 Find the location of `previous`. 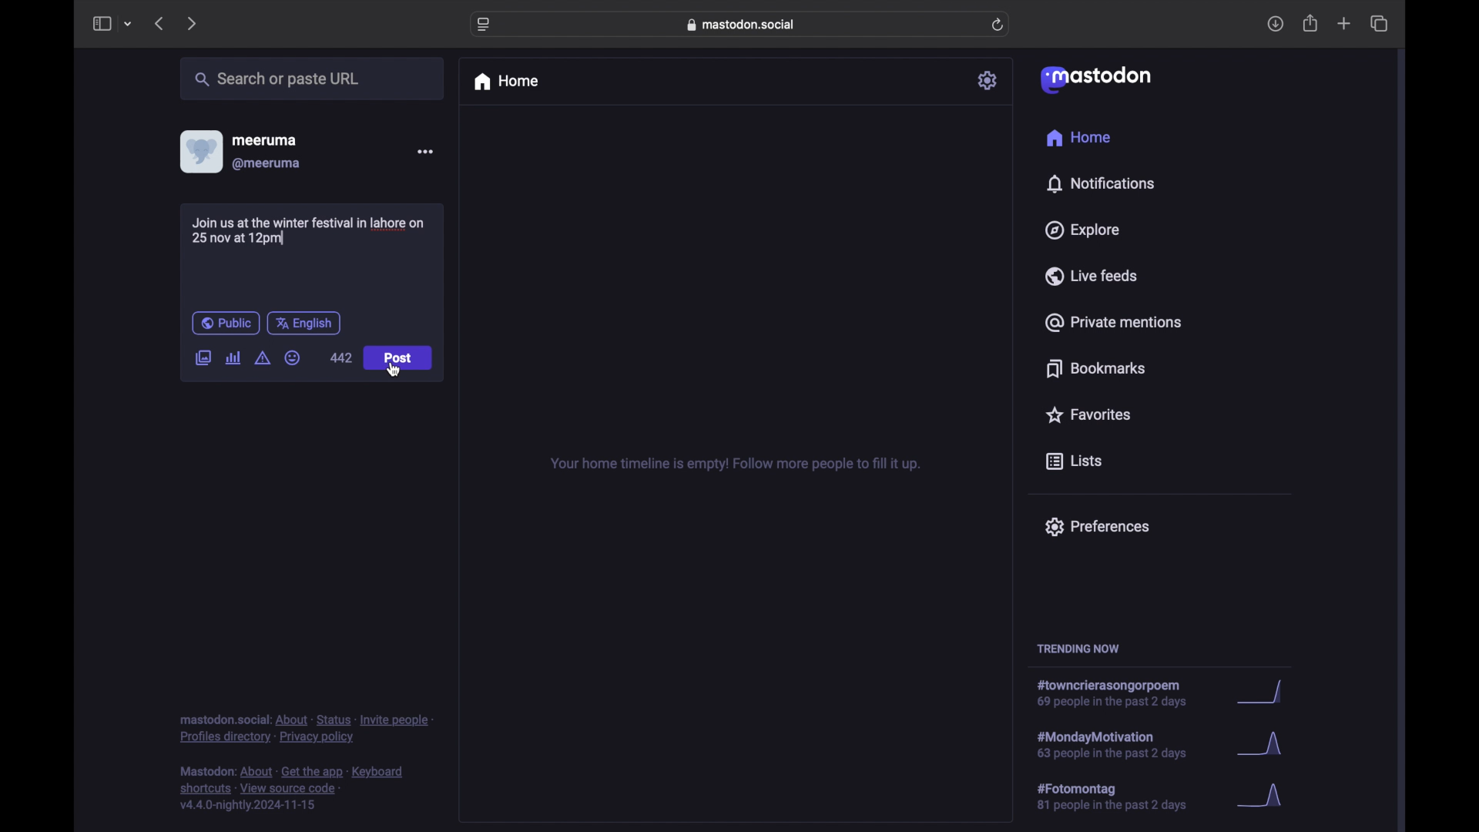

previous is located at coordinates (159, 23).